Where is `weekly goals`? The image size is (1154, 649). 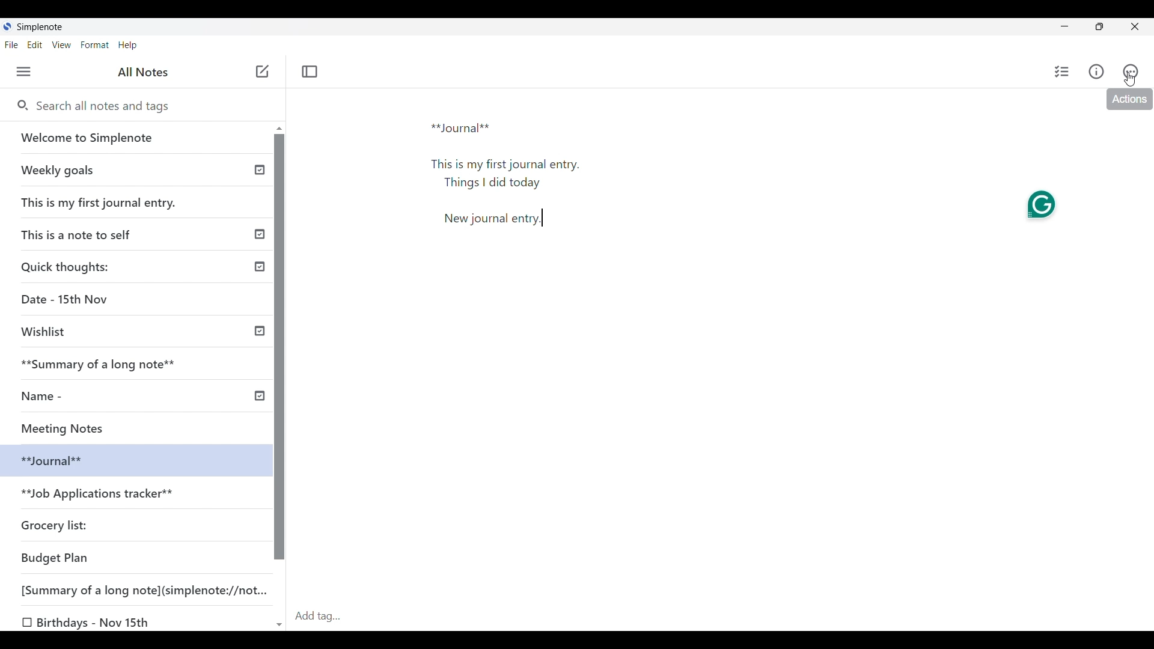
weekly goals is located at coordinates (135, 169).